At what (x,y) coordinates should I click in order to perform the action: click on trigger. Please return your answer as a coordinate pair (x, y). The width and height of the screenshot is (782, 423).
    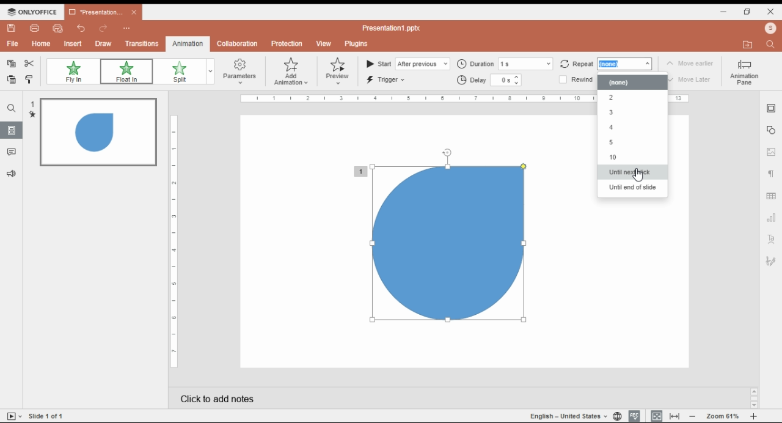
    Looking at the image, I should click on (387, 79).